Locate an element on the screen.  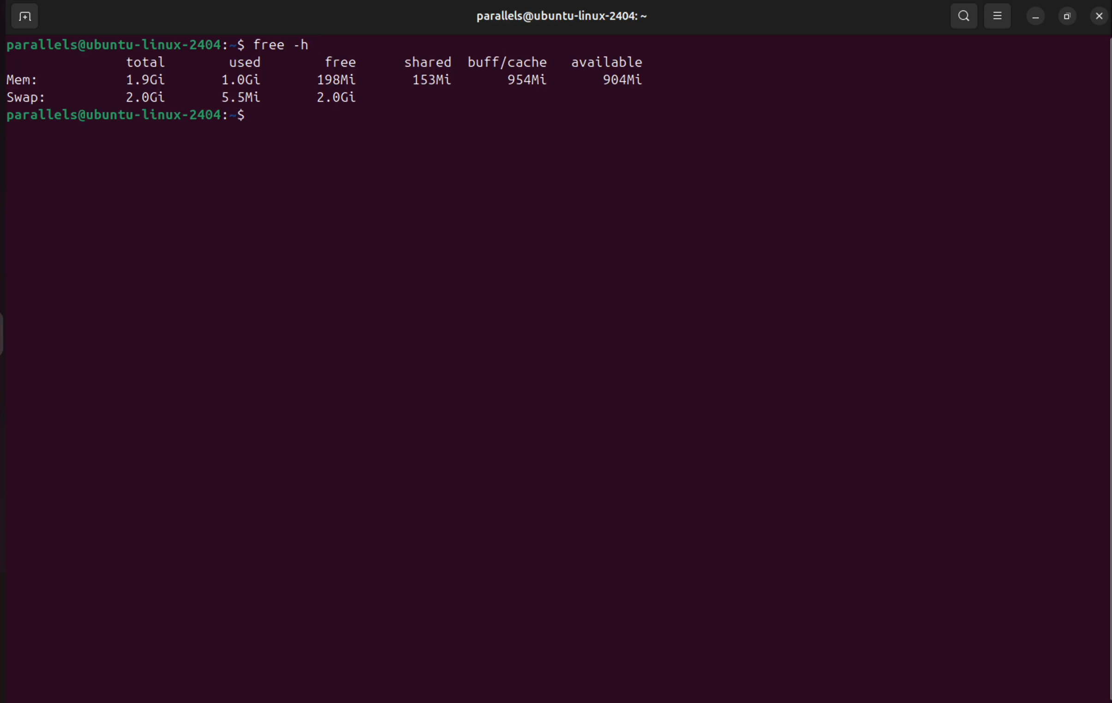
close is located at coordinates (1098, 16).